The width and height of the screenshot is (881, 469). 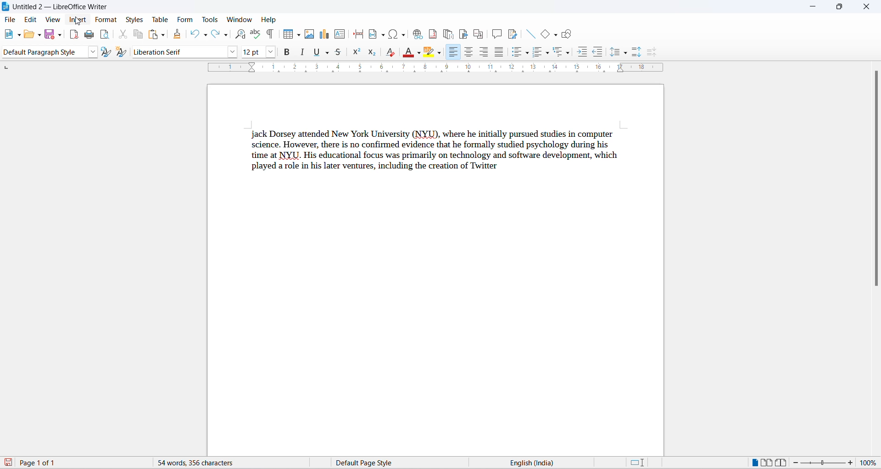 What do you see at coordinates (532, 34) in the screenshot?
I see `line` at bounding box center [532, 34].